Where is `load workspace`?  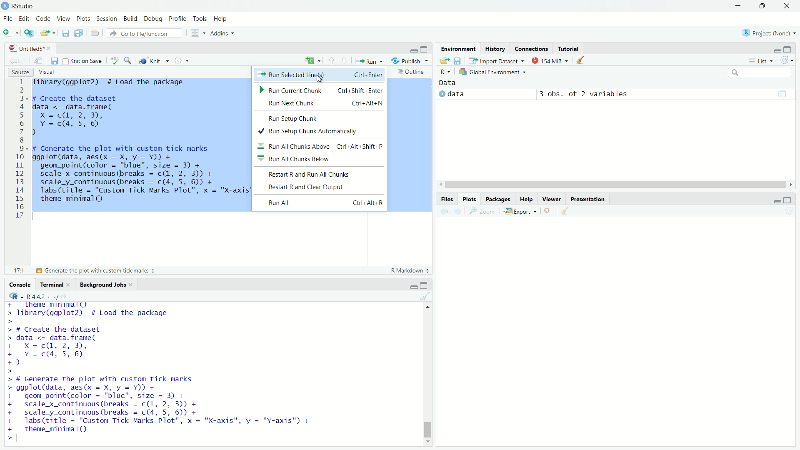 load workspace is located at coordinates (444, 61).